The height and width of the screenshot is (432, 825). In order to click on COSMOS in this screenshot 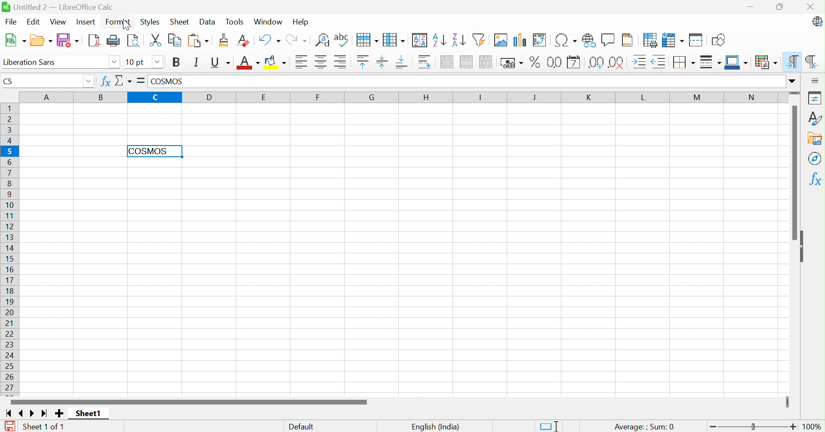, I will do `click(149, 152)`.